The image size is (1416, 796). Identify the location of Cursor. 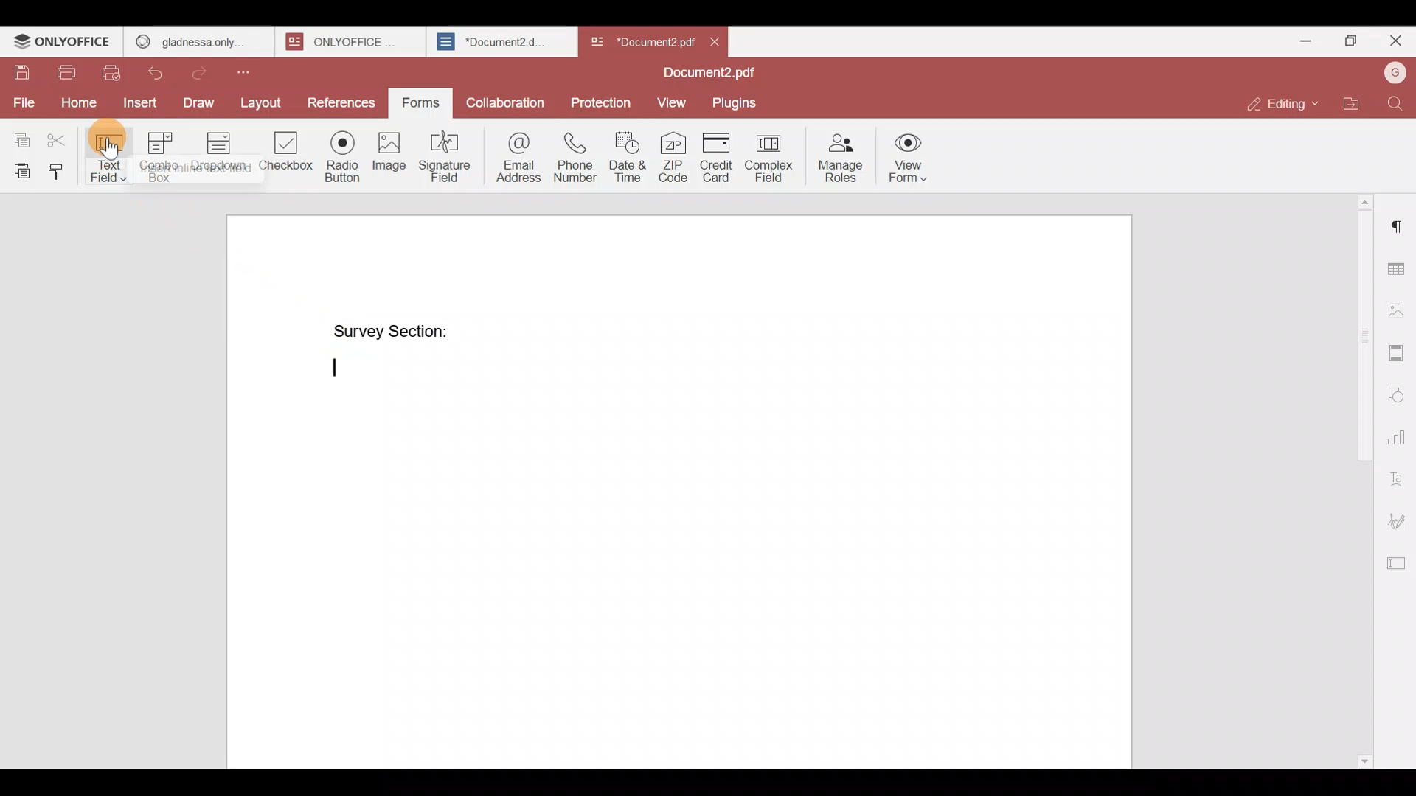
(112, 145).